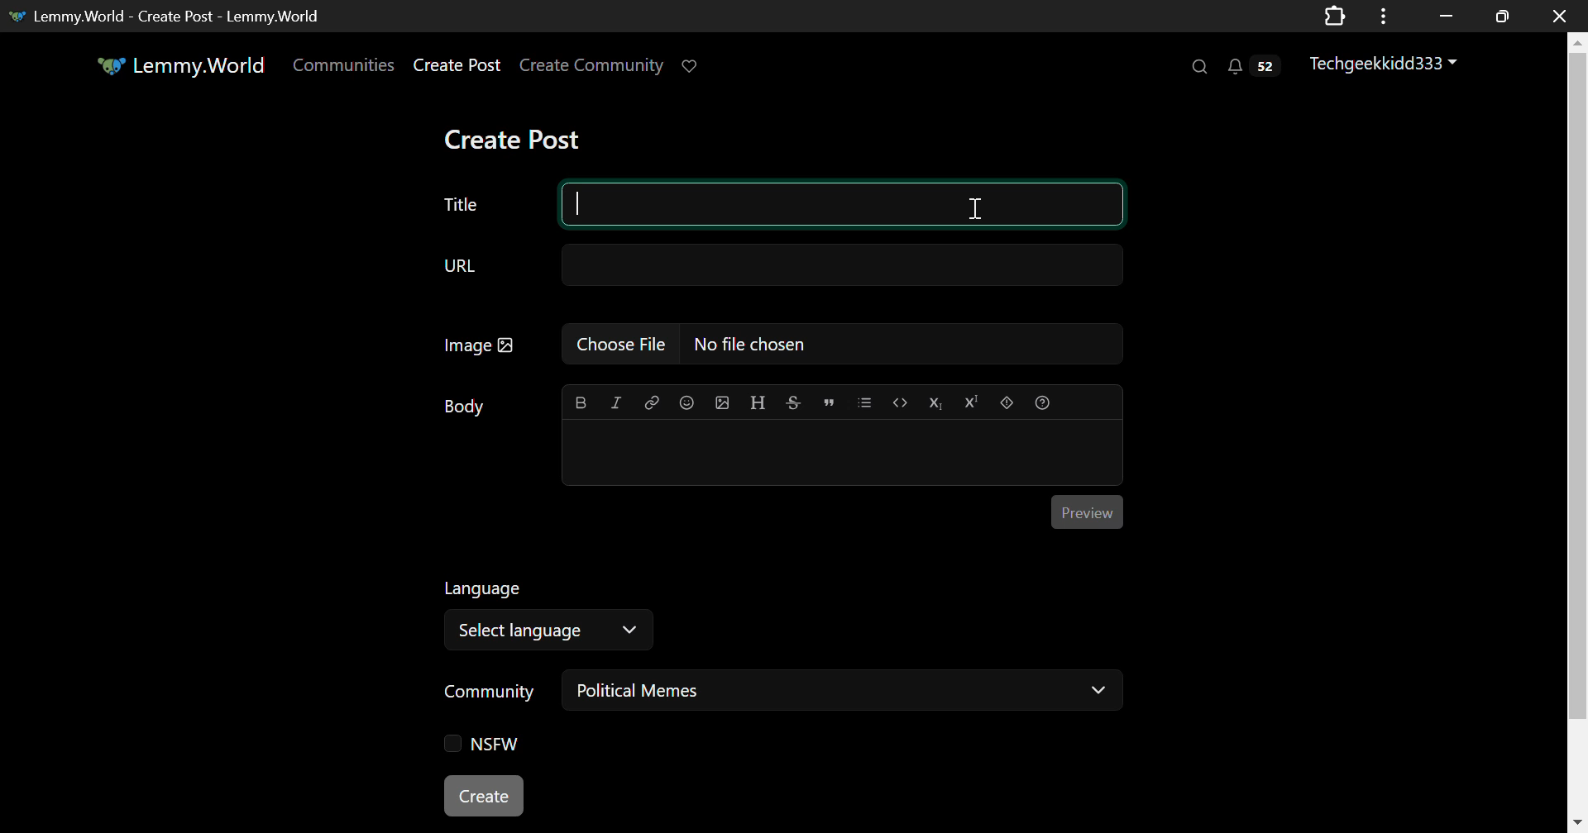 The height and width of the screenshot is (833, 1588). What do you see at coordinates (937, 402) in the screenshot?
I see `Subscript` at bounding box center [937, 402].